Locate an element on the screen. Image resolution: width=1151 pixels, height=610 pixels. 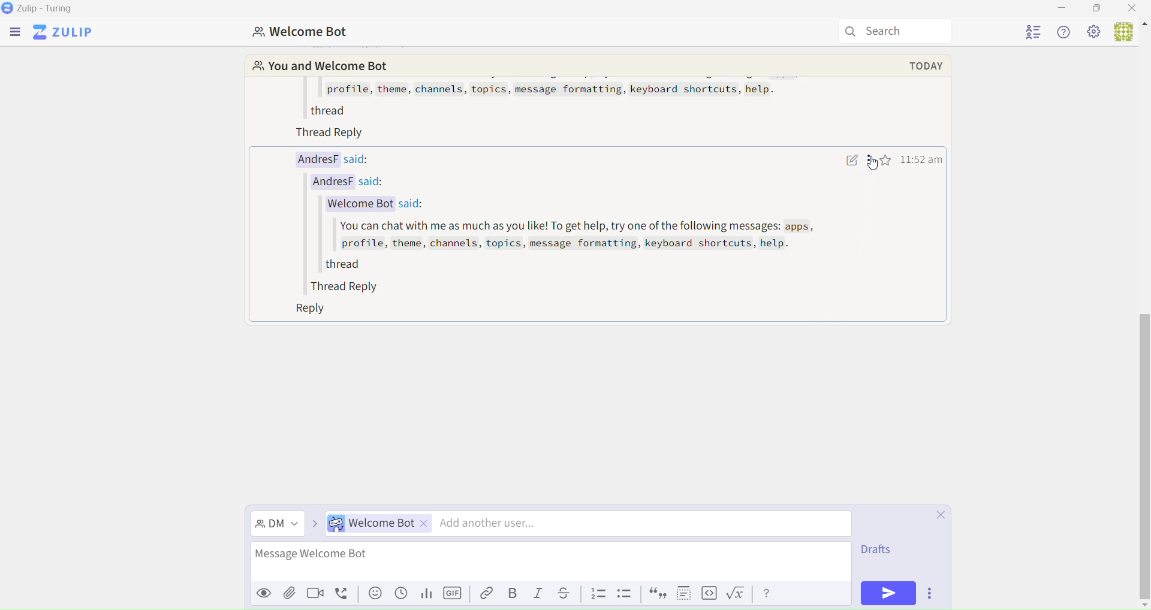
Stats is located at coordinates (426, 594).